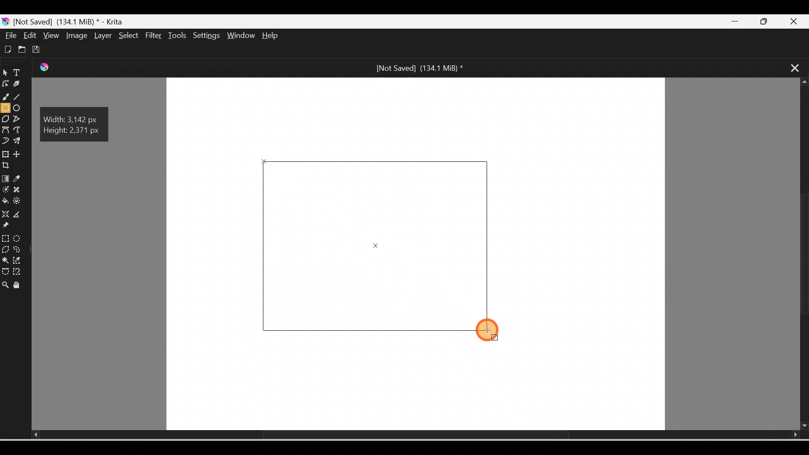  Describe the element at coordinates (75, 35) in the screenshot. I see `Image` at that location.